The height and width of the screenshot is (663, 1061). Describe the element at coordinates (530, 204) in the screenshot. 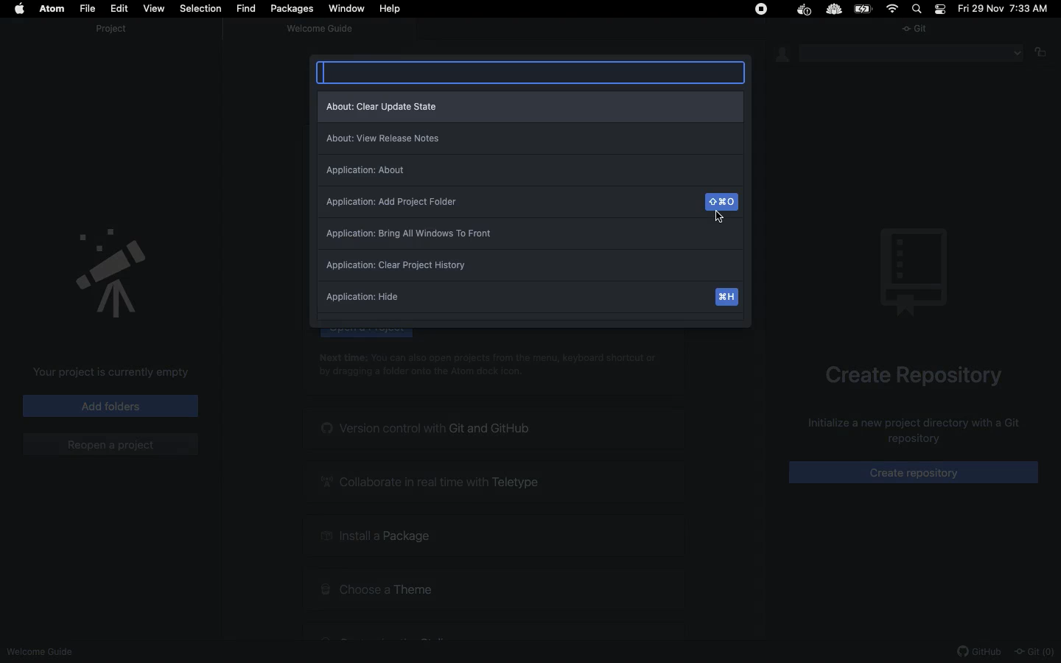

I see `Application add project folder` at that location.